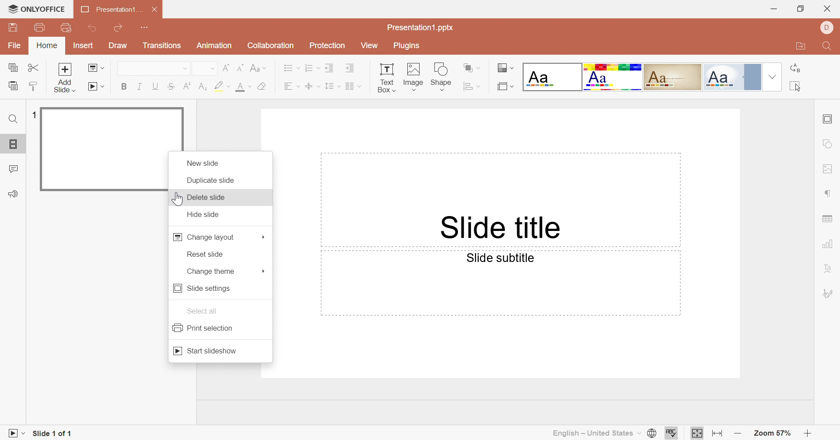 The image size is (840, 440). Describe the element at coordinates (329, 86) in the screenshot. I see `Line spacing` at that location.